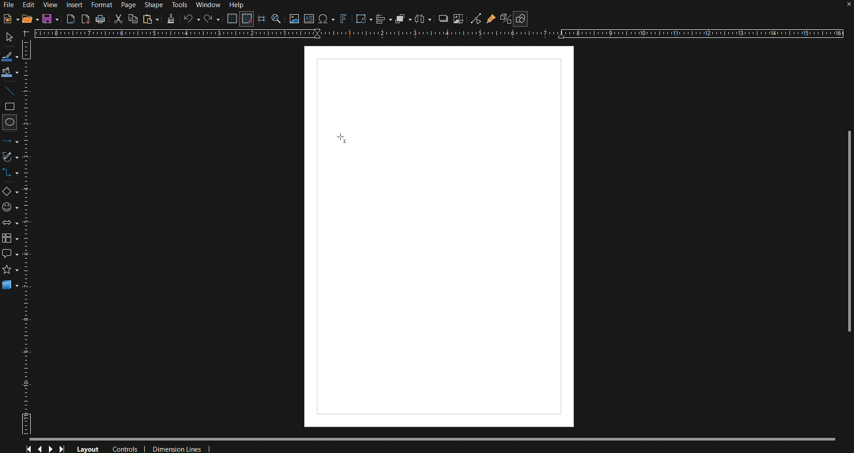  I want to click on File, so click(8, 6).